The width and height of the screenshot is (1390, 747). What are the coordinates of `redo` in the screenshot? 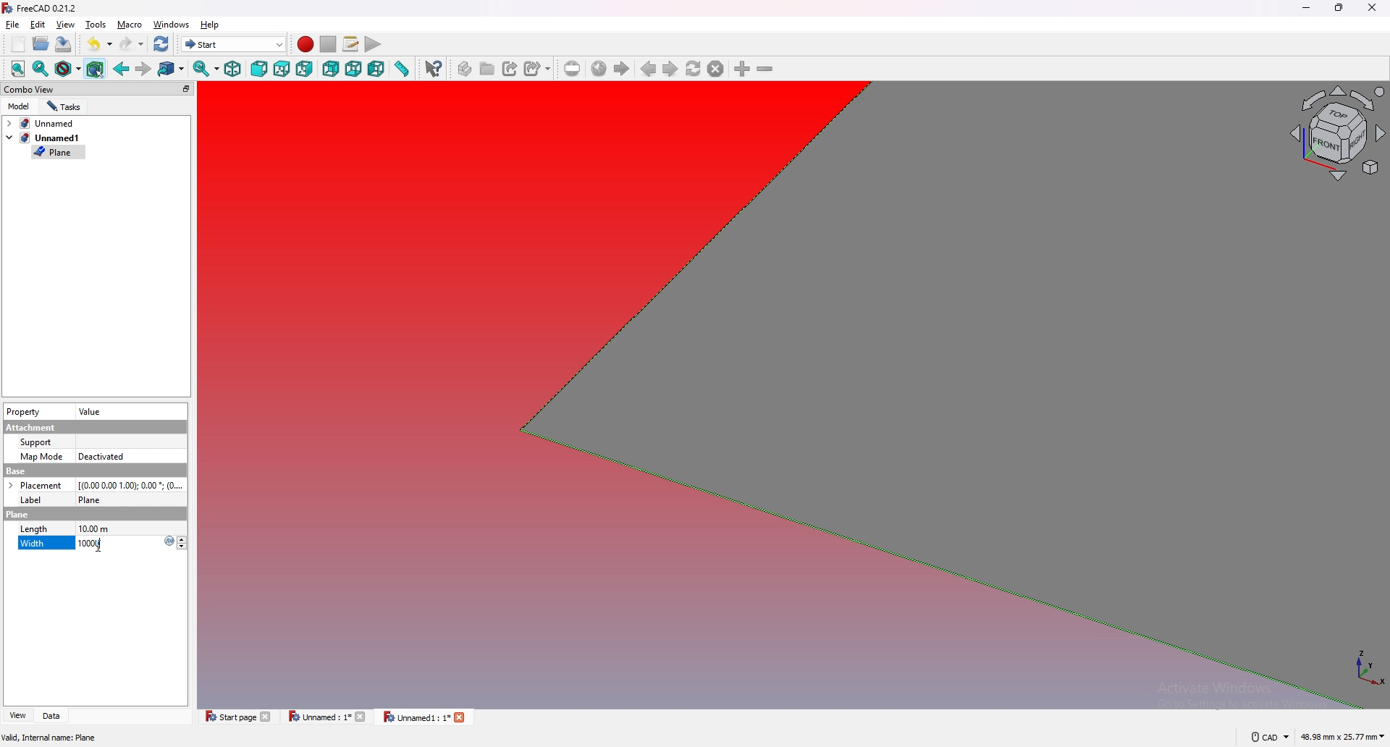 It's located at (132, 44).